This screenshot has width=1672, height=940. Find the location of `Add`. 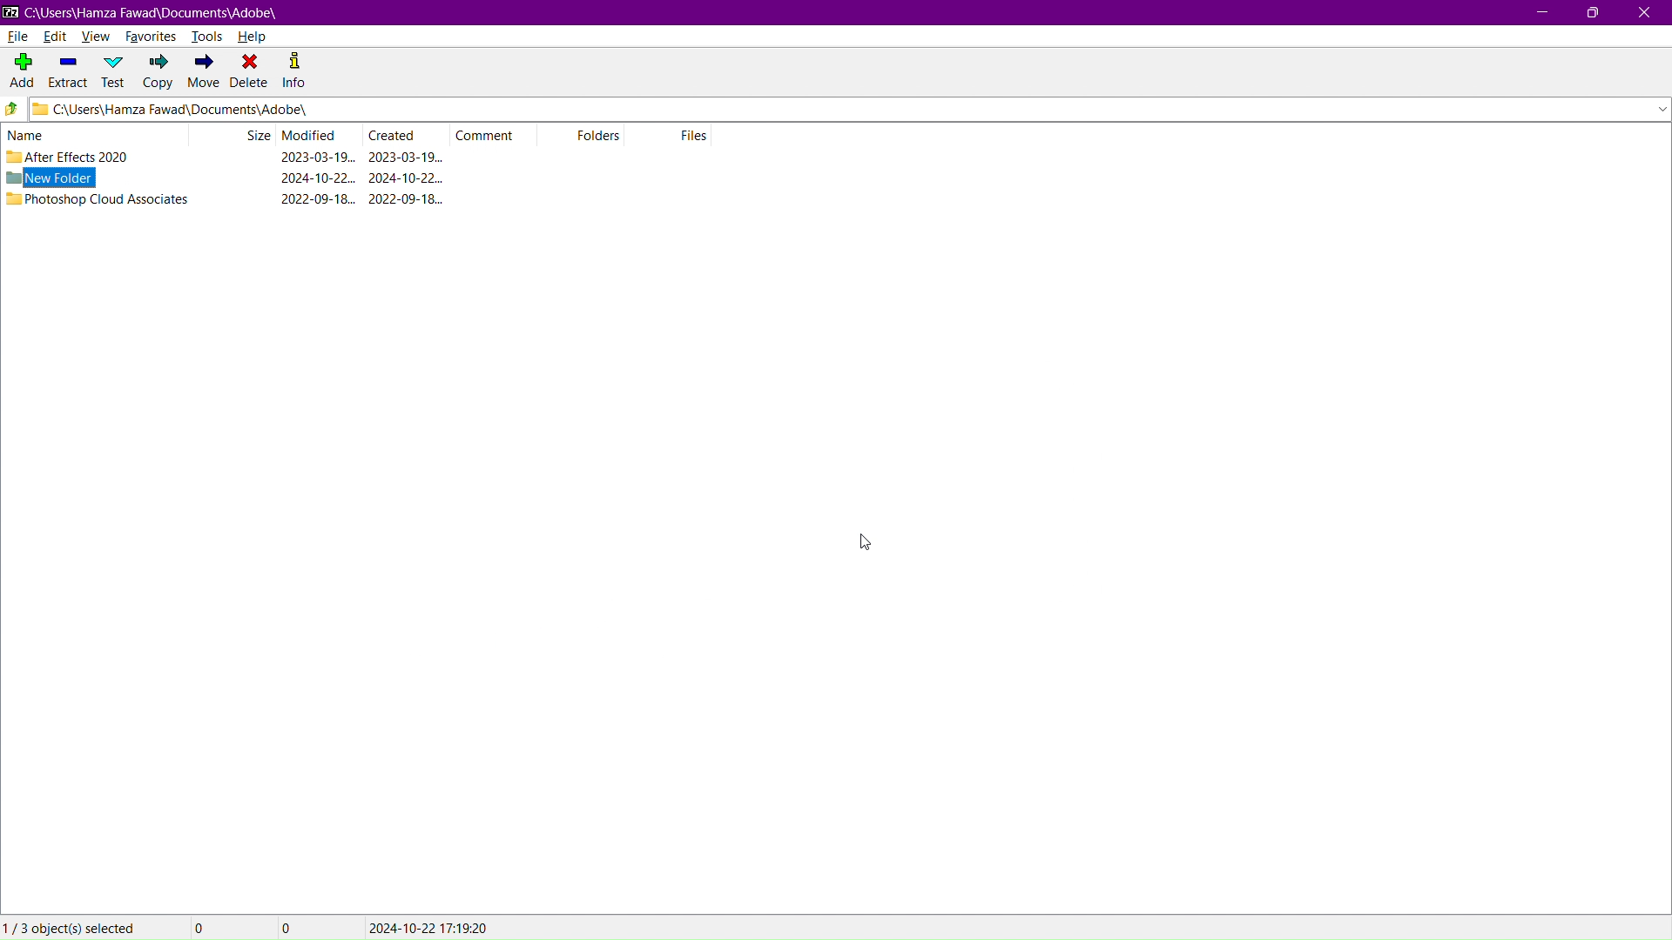

Add is located at coordinates (19, 68).